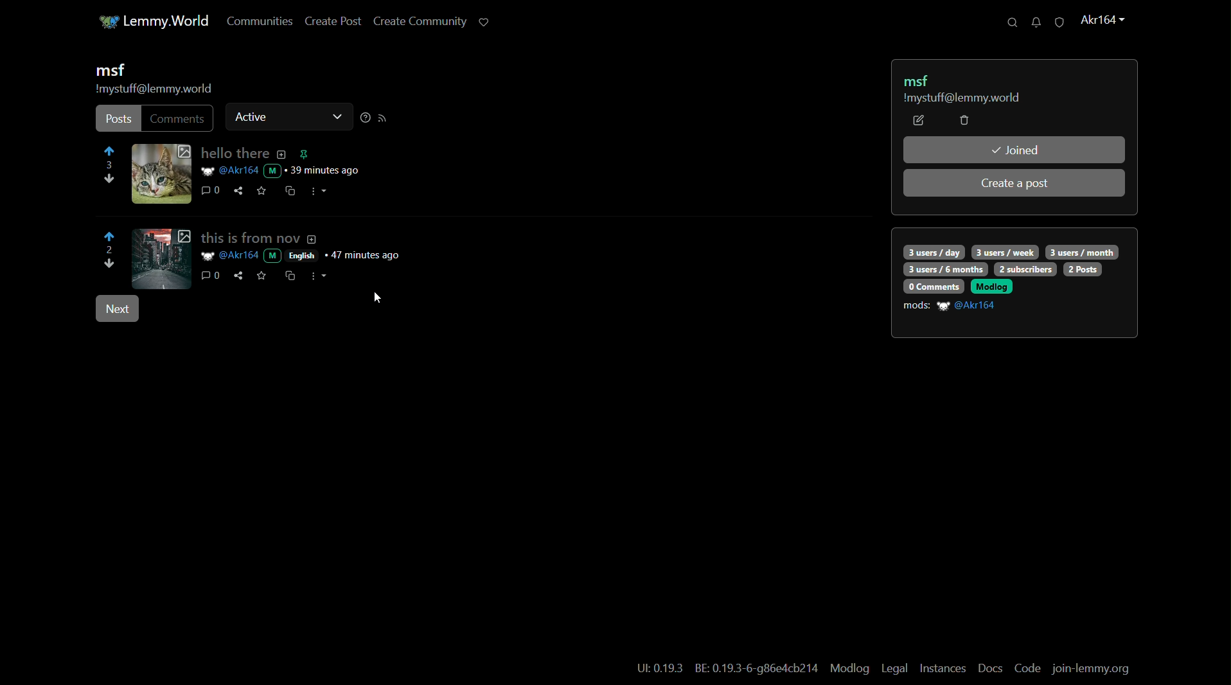 The height and width of the screenshot is (685, 1231). What do you see at coordinates (416, 22) in the screenshot?
I see `create community` at bounding box center [416, 22].